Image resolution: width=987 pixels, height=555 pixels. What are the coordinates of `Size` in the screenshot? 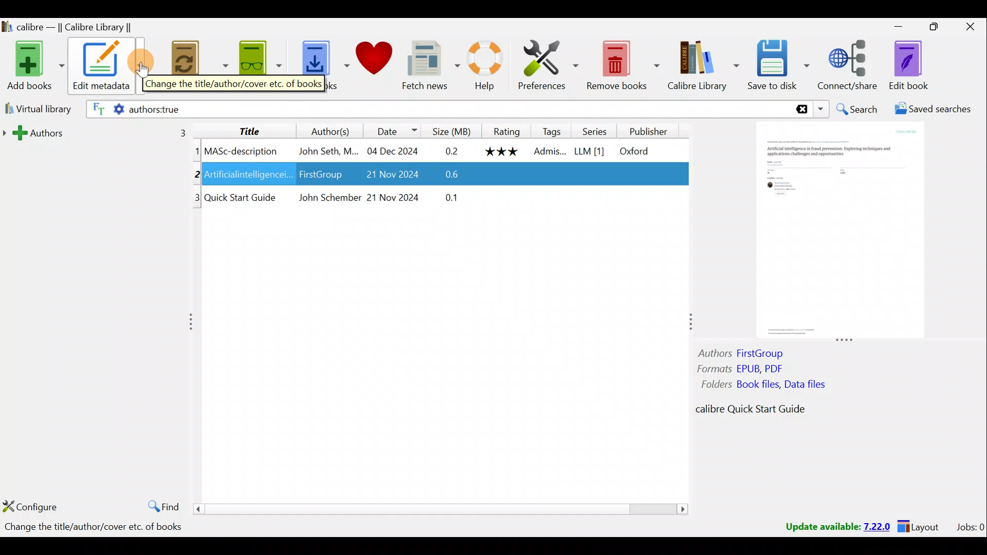 It's located at (451, 129).